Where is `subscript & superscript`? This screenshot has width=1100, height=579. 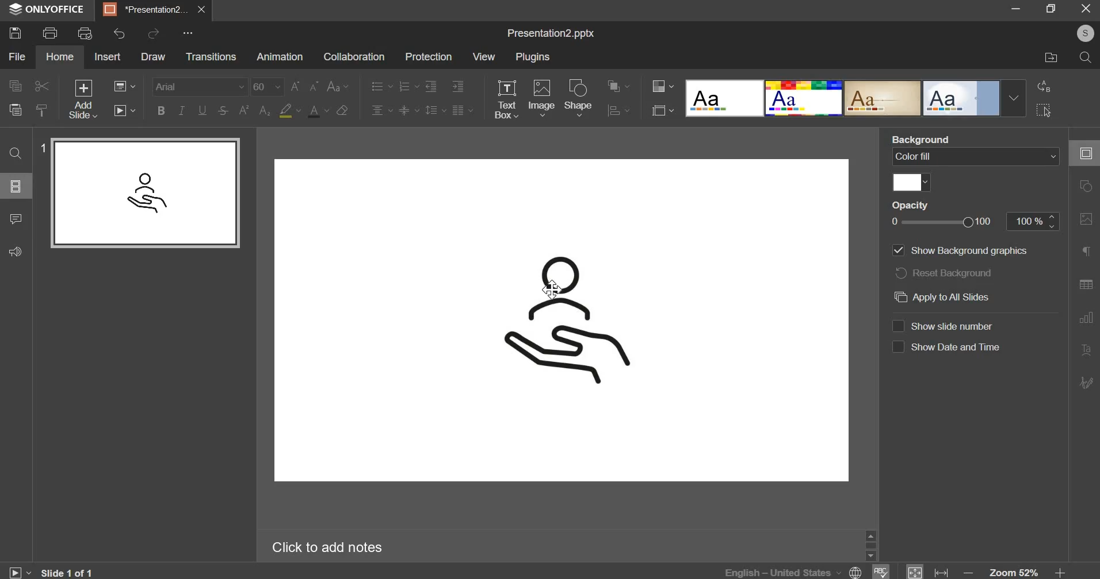 subscript & superscript is located at coordinates (253, 111).